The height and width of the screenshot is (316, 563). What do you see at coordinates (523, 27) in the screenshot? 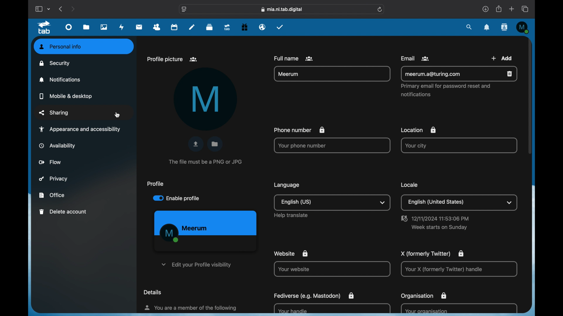
I see `M` at bounding box center [523, 27].